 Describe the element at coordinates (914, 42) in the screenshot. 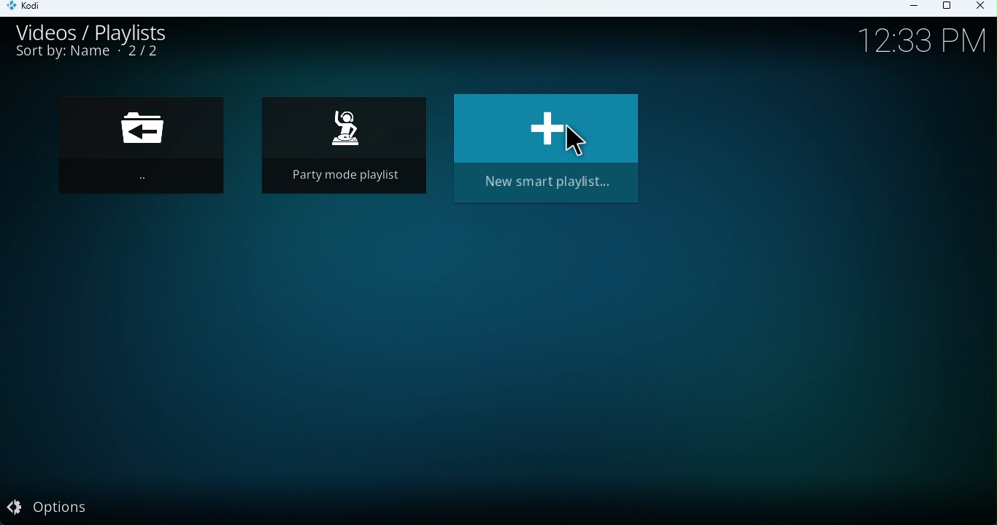

I see `Time` at that location.